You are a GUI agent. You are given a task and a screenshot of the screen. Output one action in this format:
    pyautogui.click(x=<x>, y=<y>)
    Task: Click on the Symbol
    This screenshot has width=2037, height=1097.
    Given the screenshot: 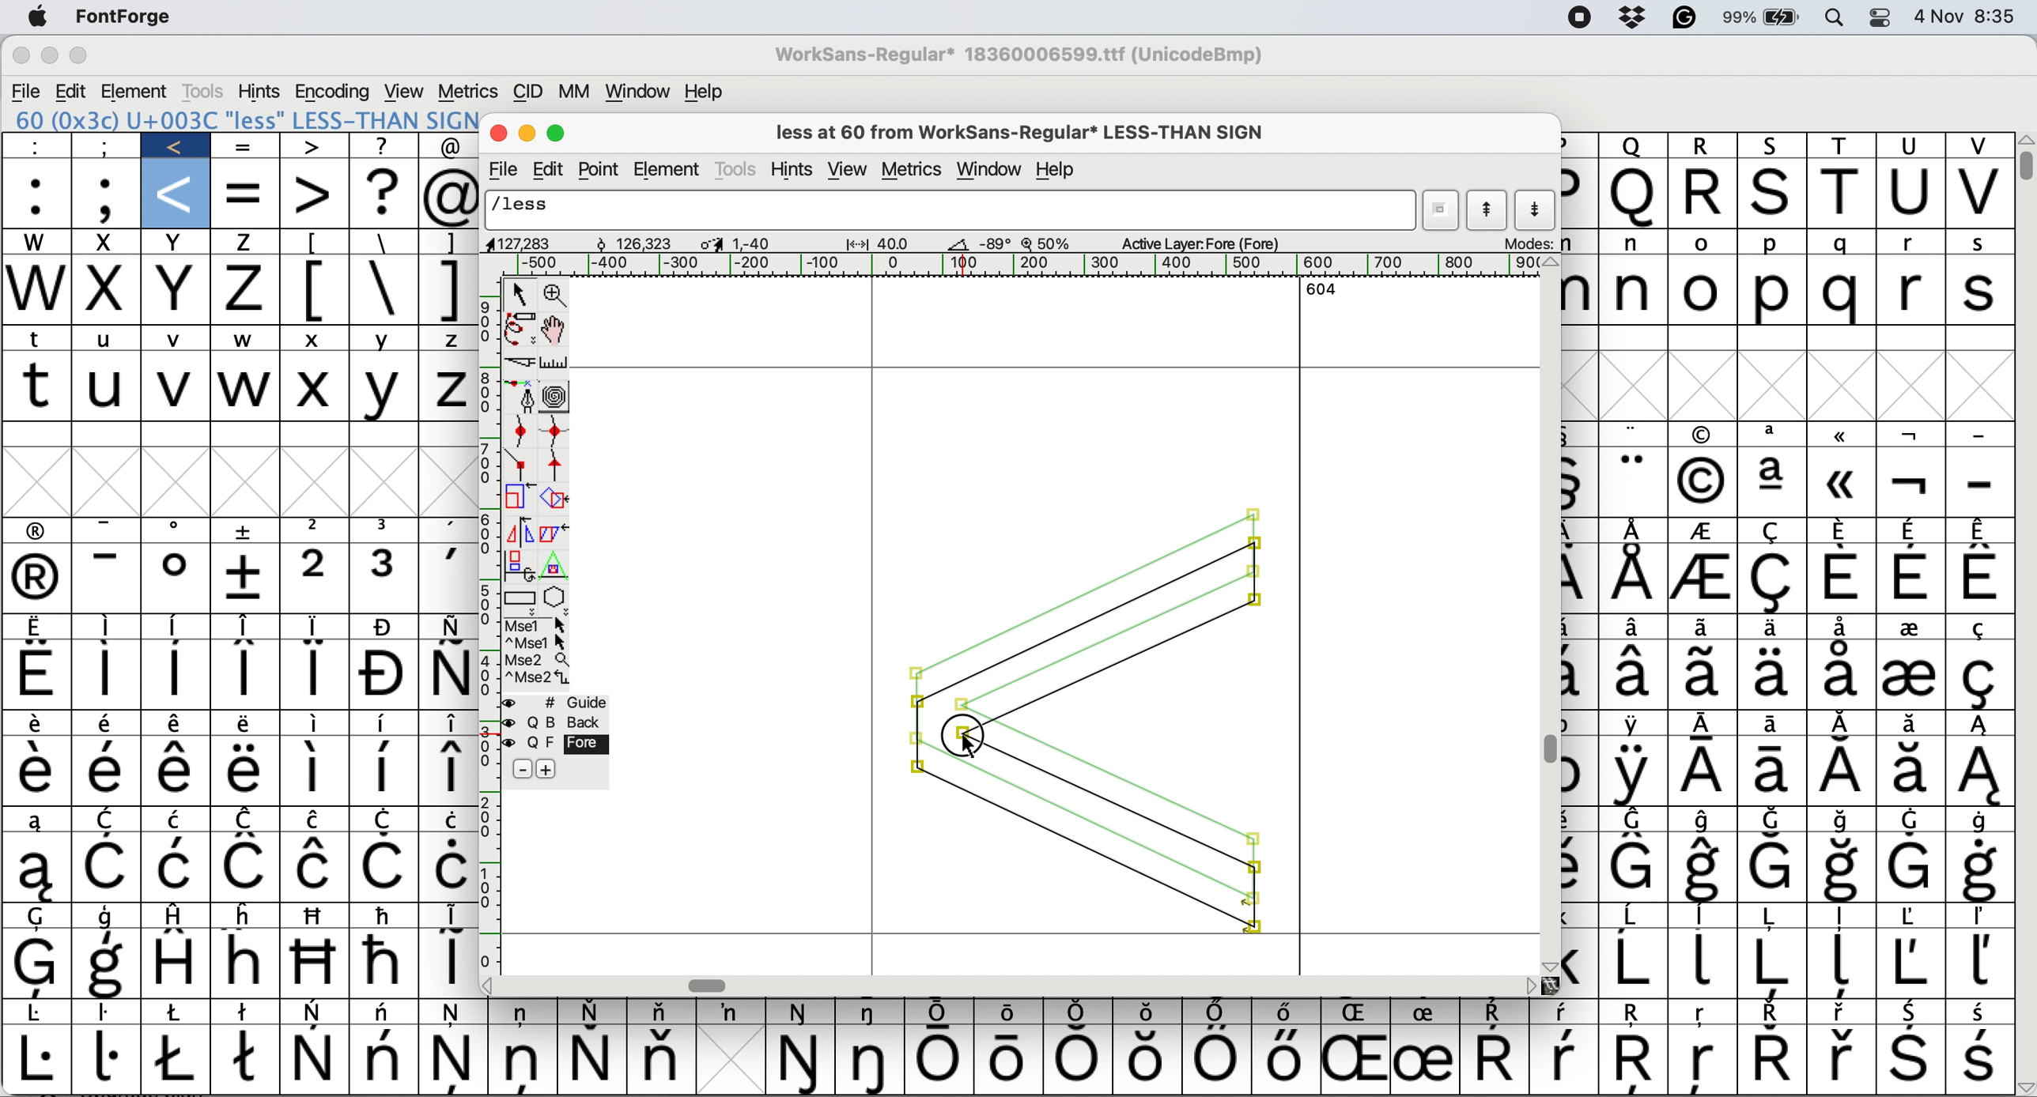 What is the action you would take?
    pyautogui.click(x=106, y=869)
    